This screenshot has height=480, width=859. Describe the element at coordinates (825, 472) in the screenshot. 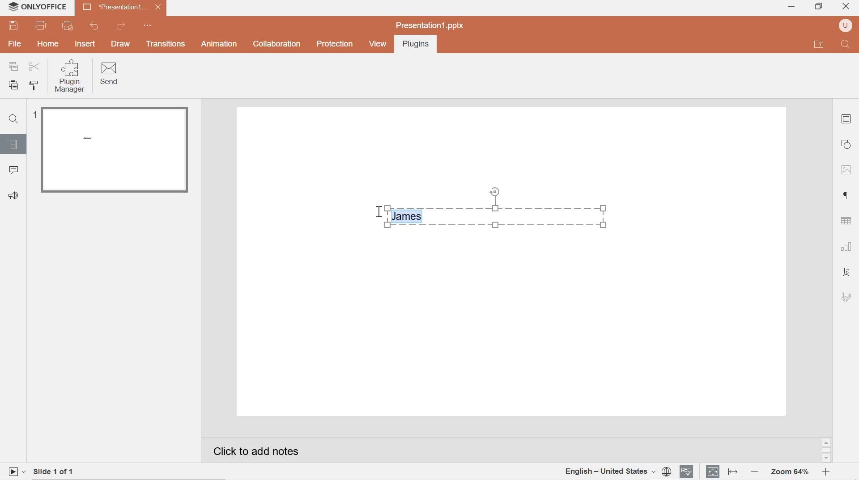

I see `zoom in` at that location.